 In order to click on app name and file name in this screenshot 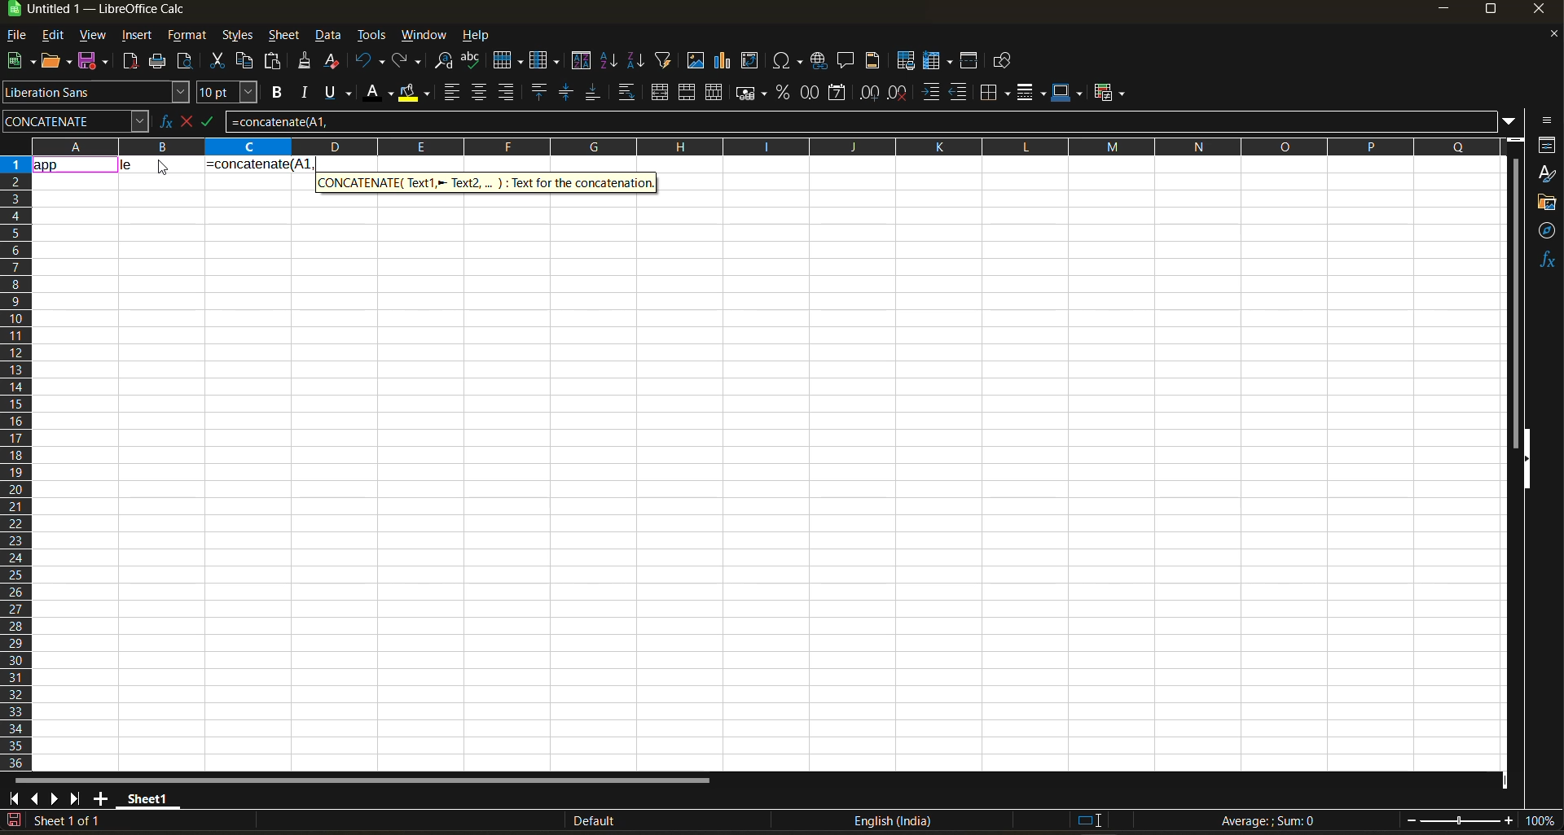, I will do `click(113, 12)`.